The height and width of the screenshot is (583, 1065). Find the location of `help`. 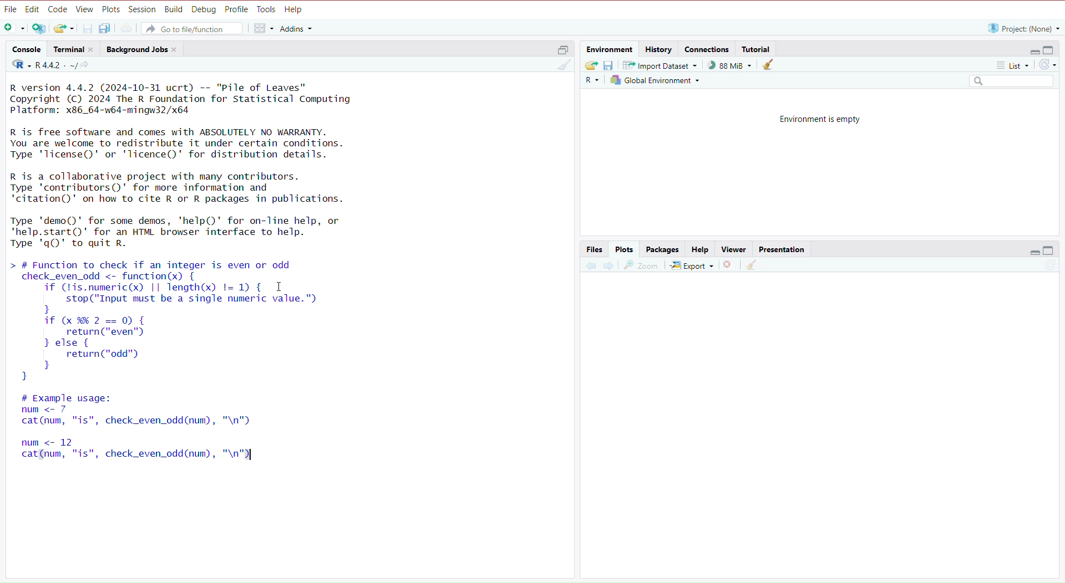

help is located at coordinates (698, 250).